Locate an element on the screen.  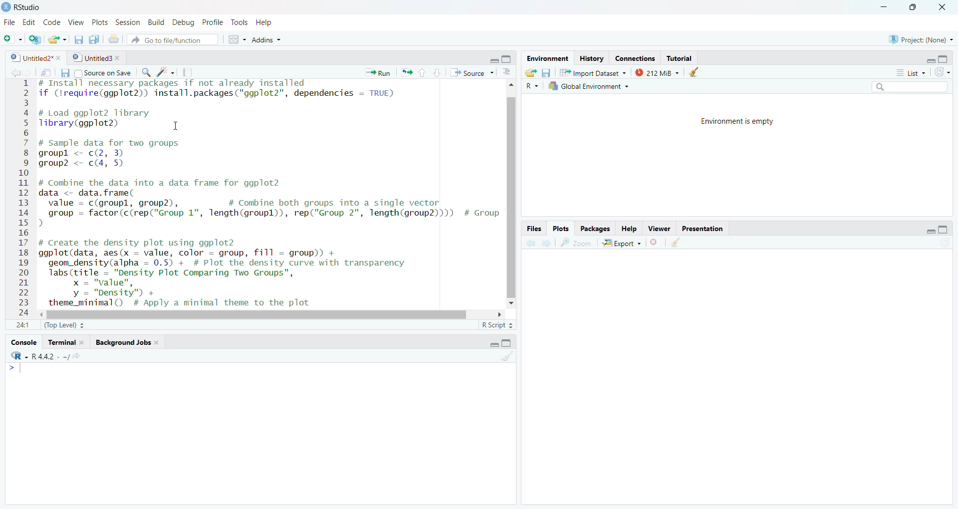
previous is located at coordinates (531, 243).